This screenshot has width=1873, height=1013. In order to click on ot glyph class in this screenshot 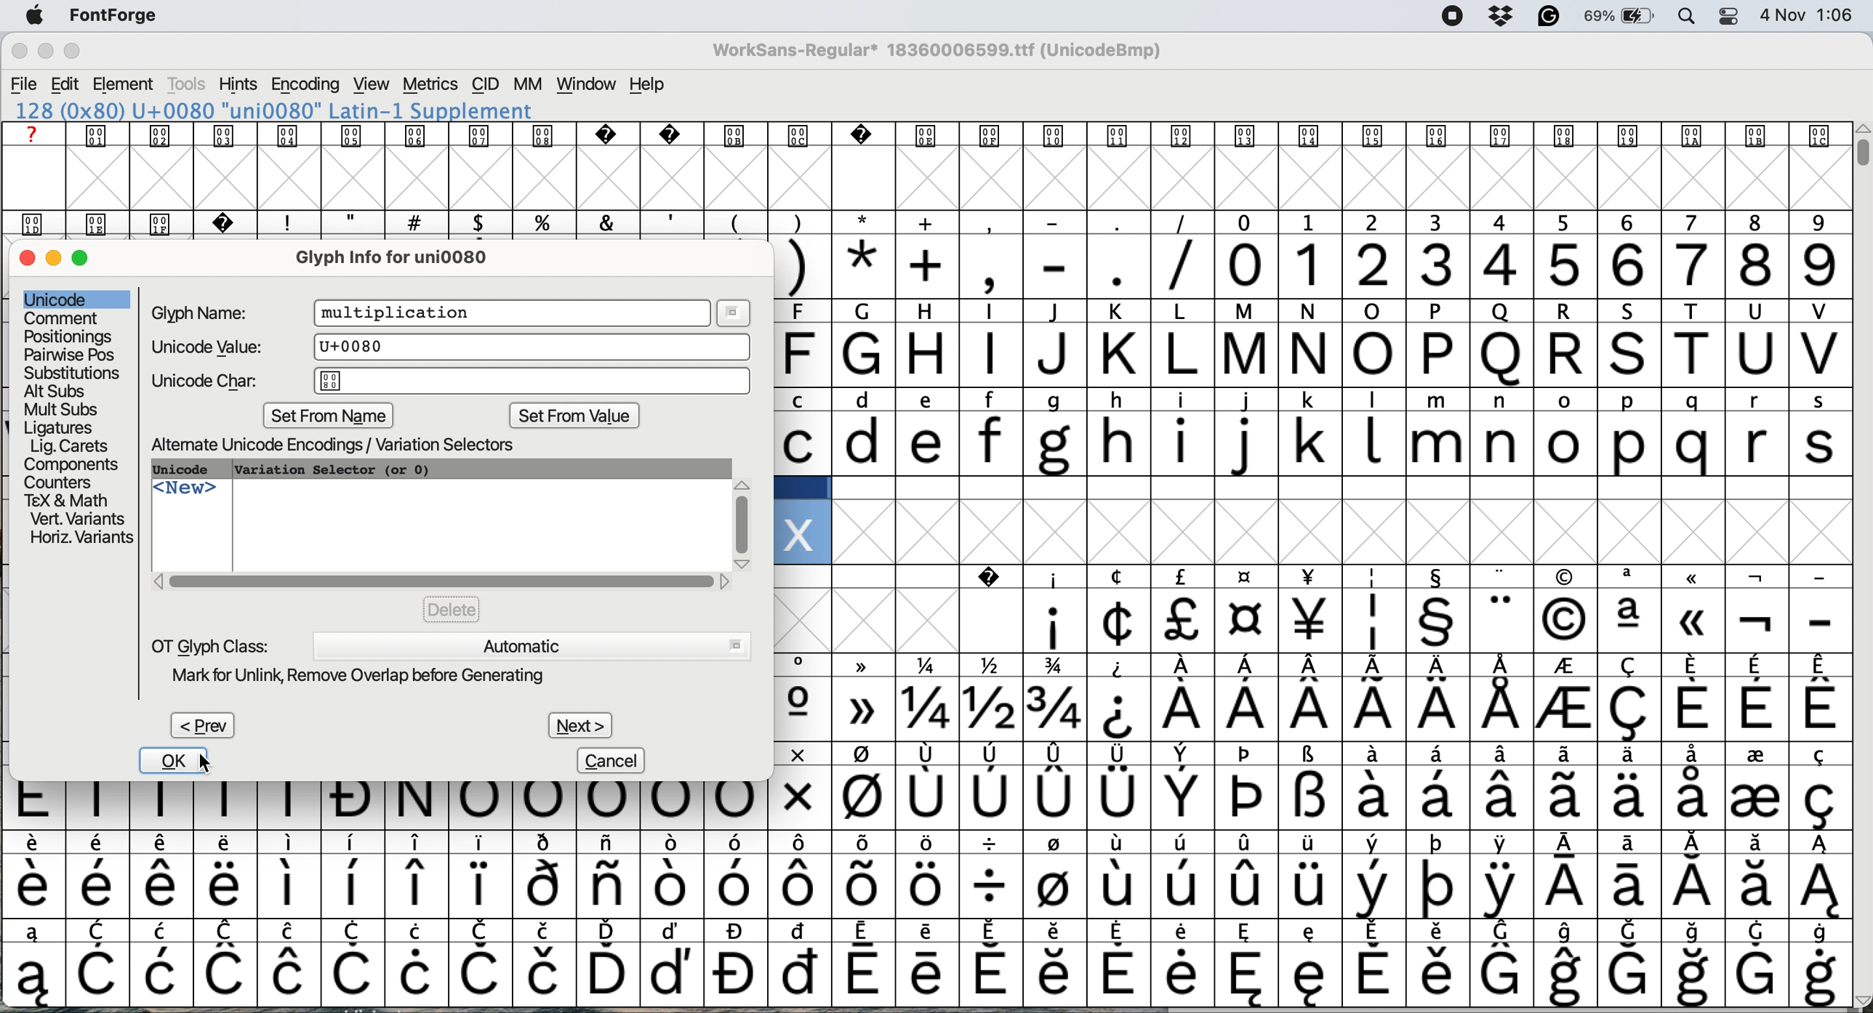, I will do `click(211, 645)`.